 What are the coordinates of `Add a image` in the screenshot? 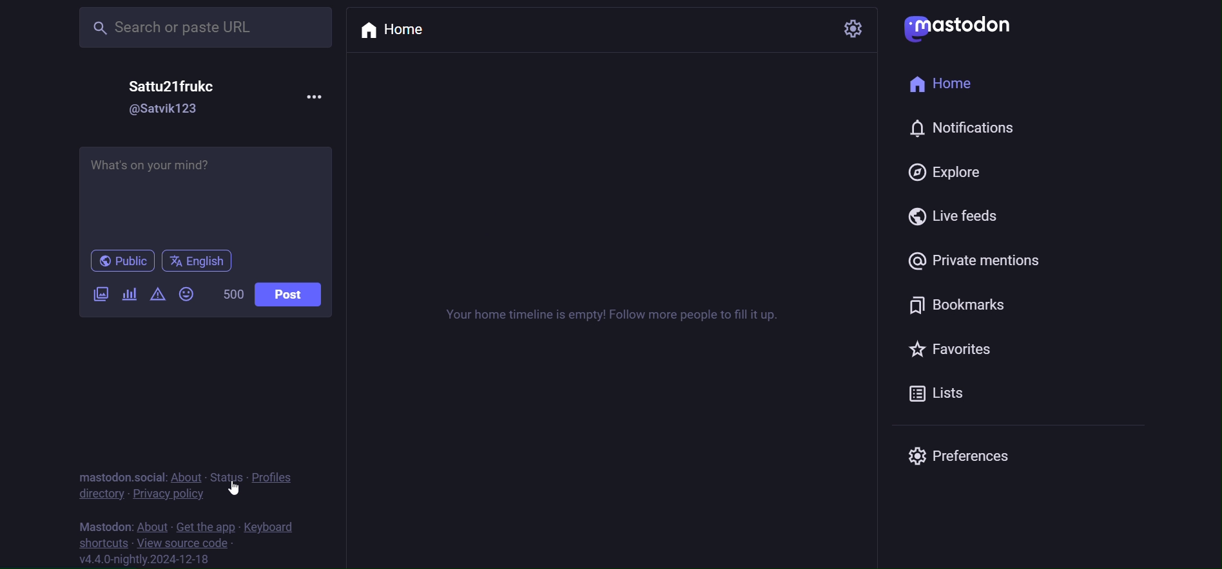 It's located at (96, 295).